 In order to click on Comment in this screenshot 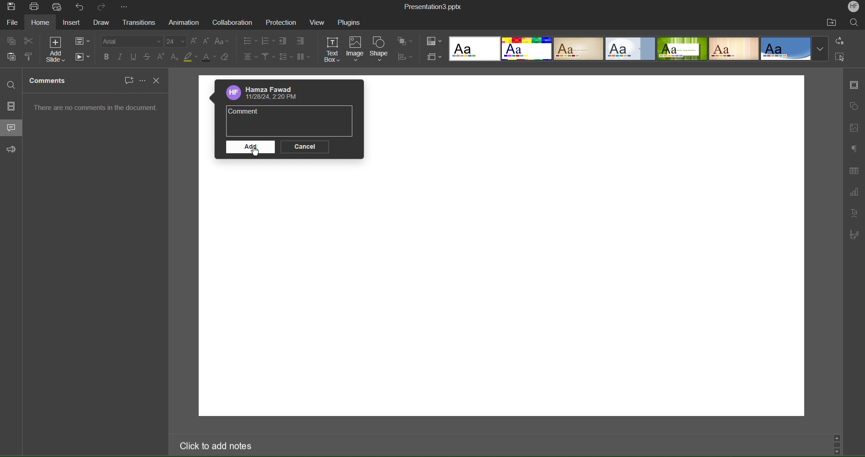, I will do `click(245, 113)`.